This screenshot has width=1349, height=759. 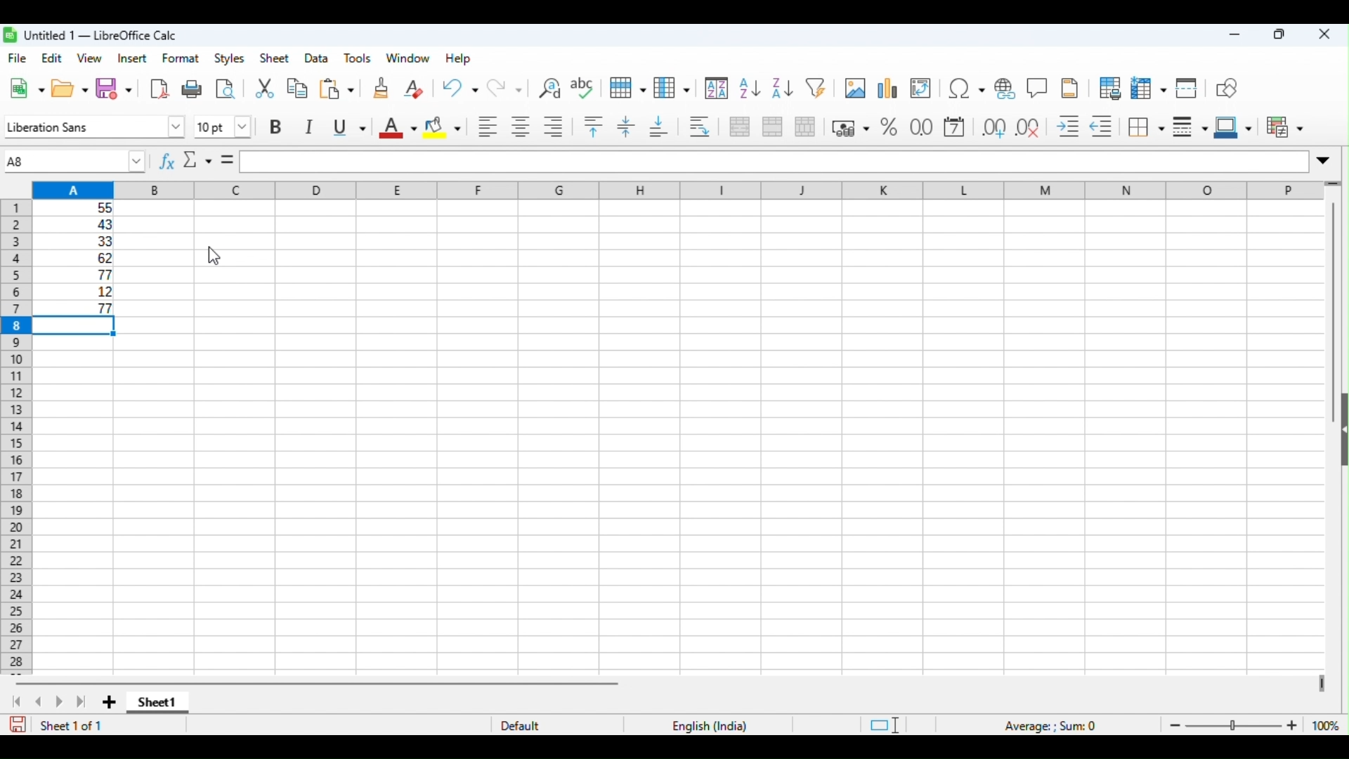 I want to click on clear direct formatting, so click(x=415, y=89).